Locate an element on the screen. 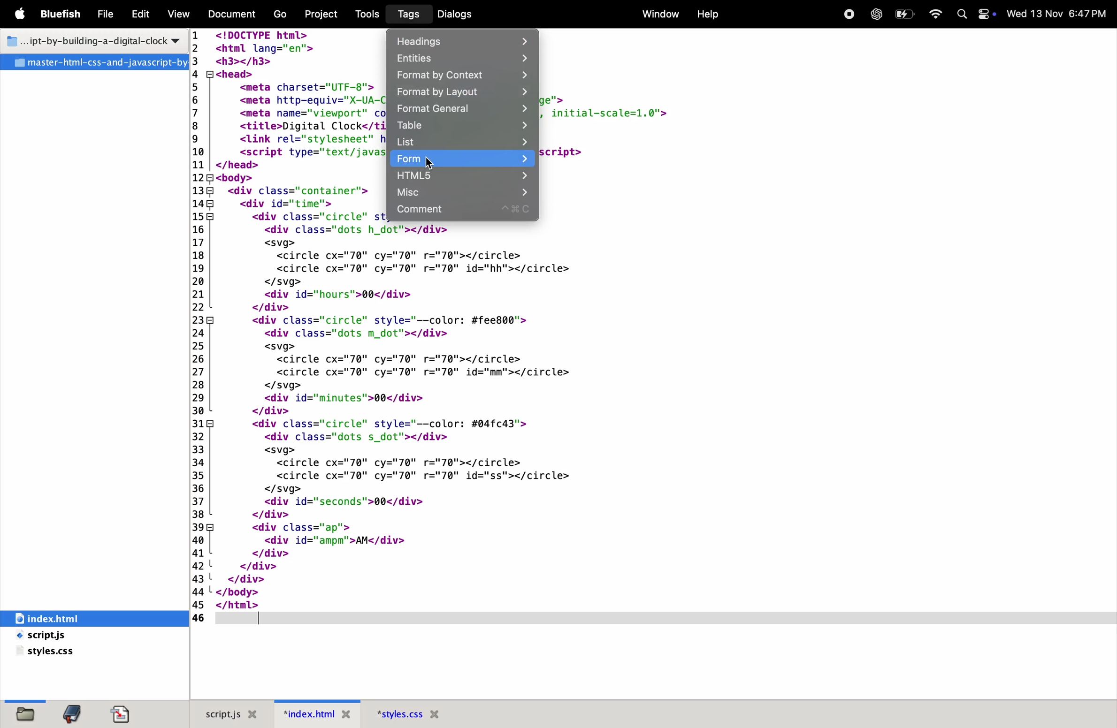 The image size is (1117, 728). HTML5 is located at coordinates (462, 176).